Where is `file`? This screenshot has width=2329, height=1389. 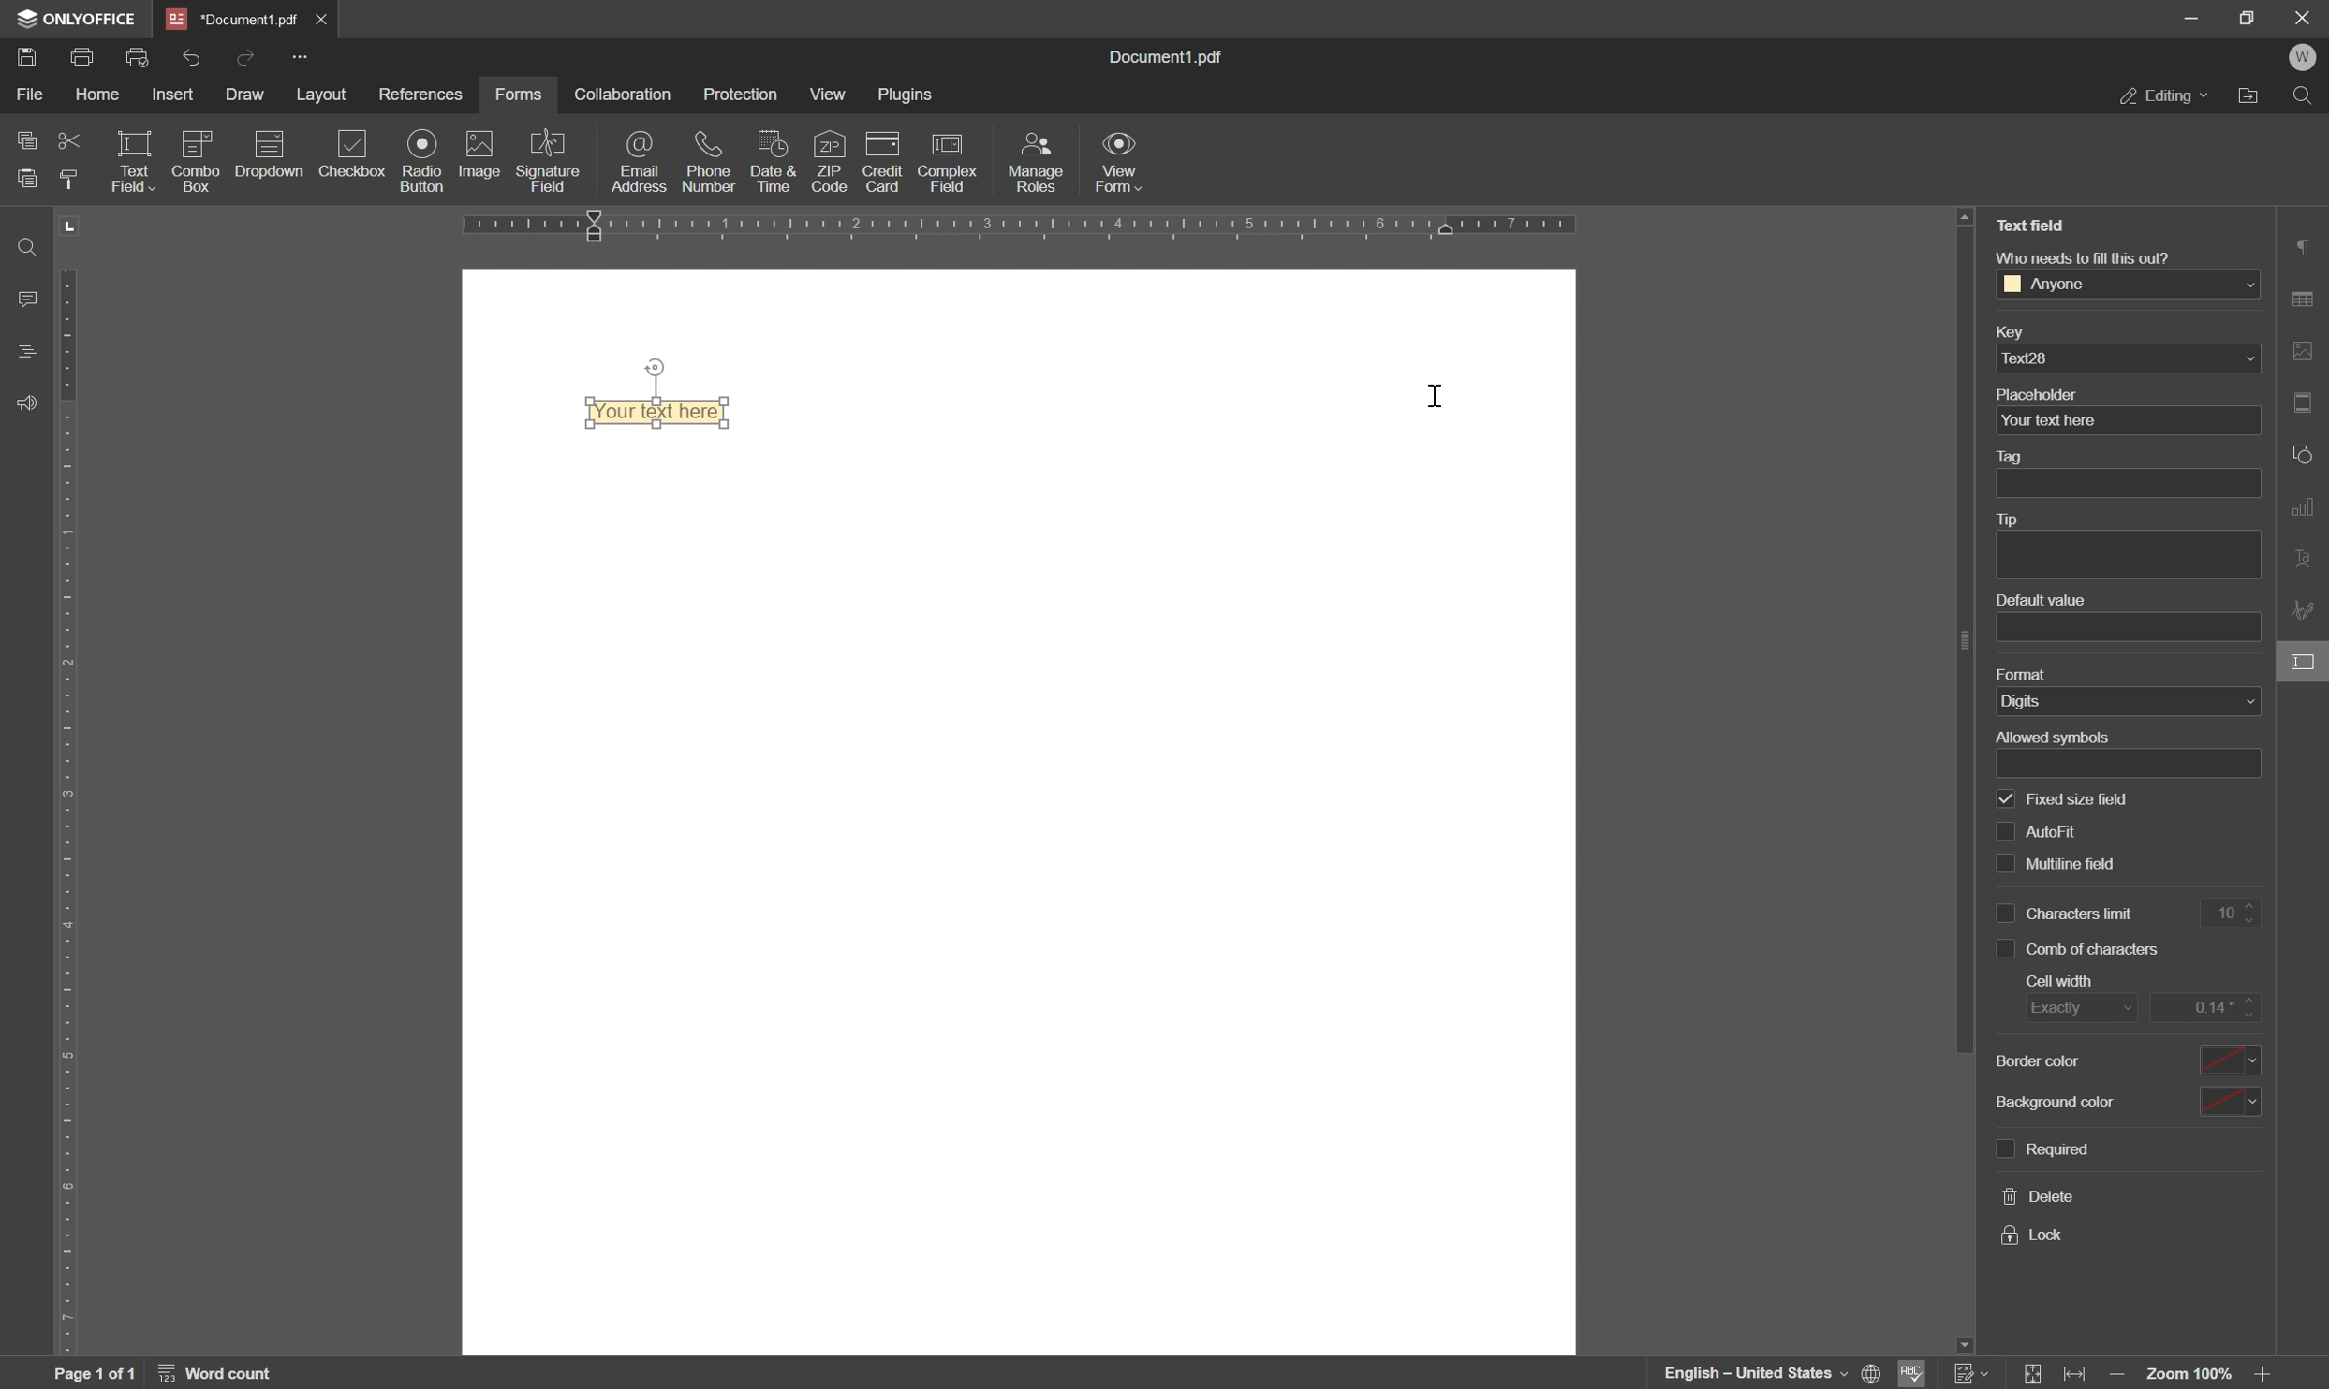
file is located at coordinates (31, 99).